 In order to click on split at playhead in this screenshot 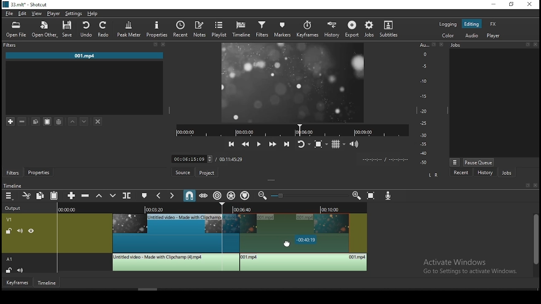, I will do `click(180, 28)`.